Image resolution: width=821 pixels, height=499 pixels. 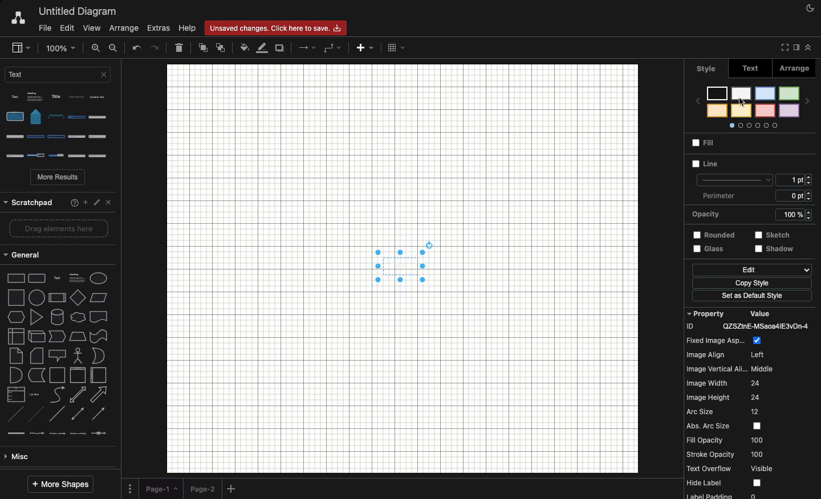 I want to click on shape, so click(x=58, y=256).